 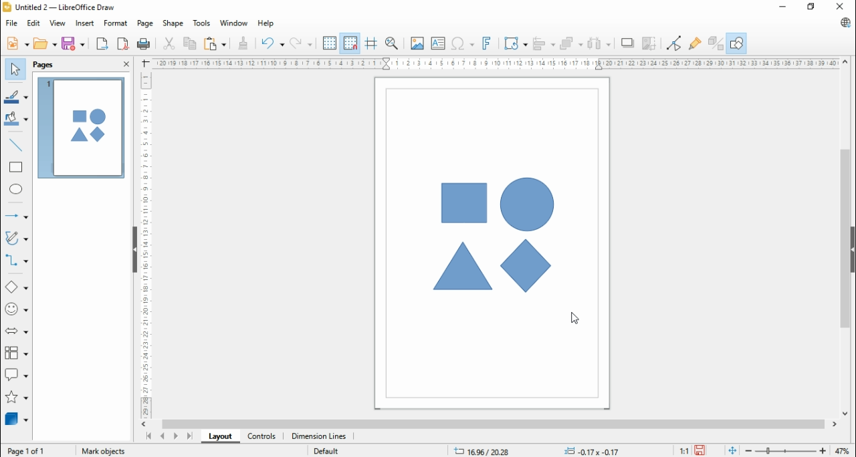 What do you see at coordinates (843, 6) in the screenshot?
I see `close window` at bounding box center [843, 6].